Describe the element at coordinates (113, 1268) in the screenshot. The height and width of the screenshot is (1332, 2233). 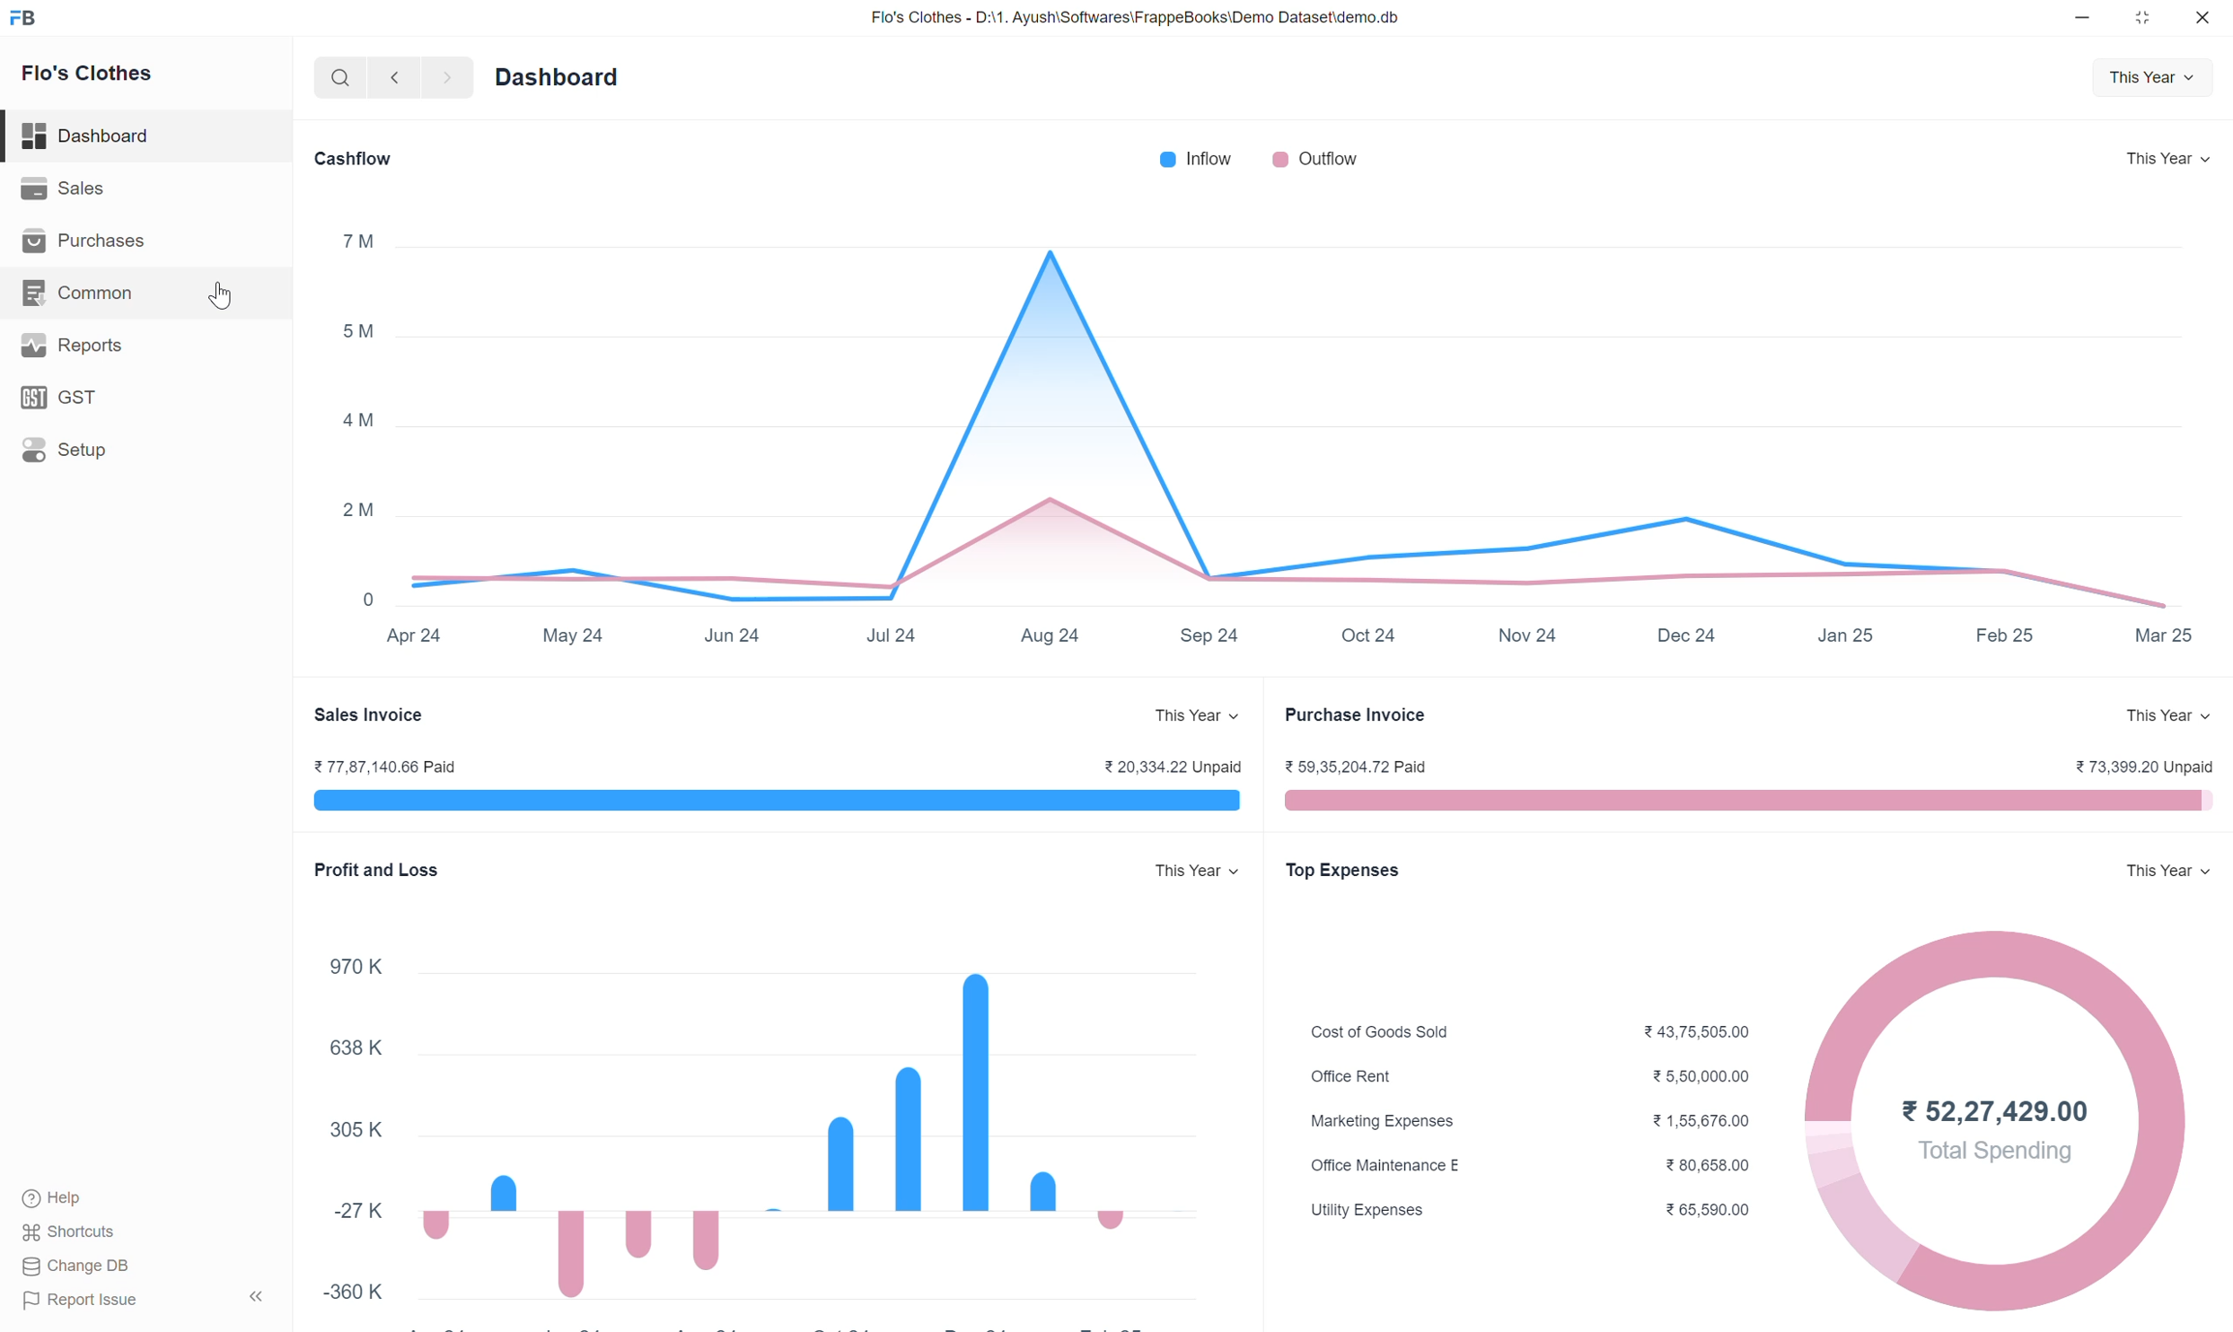
I see `Change DB` at that location.